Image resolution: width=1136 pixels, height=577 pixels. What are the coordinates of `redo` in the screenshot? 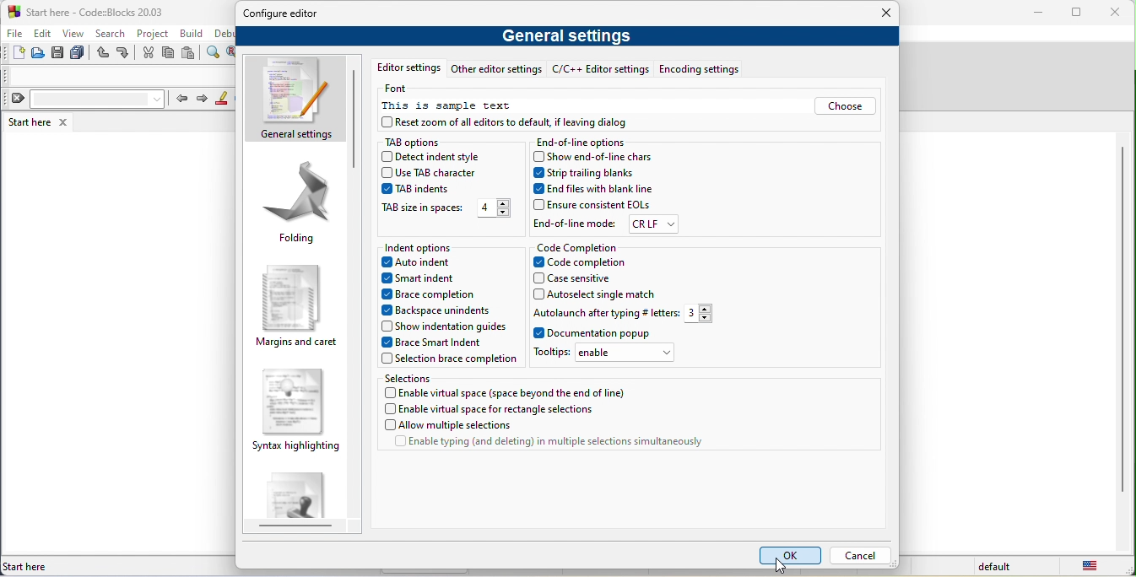 It's located at (127, 54).